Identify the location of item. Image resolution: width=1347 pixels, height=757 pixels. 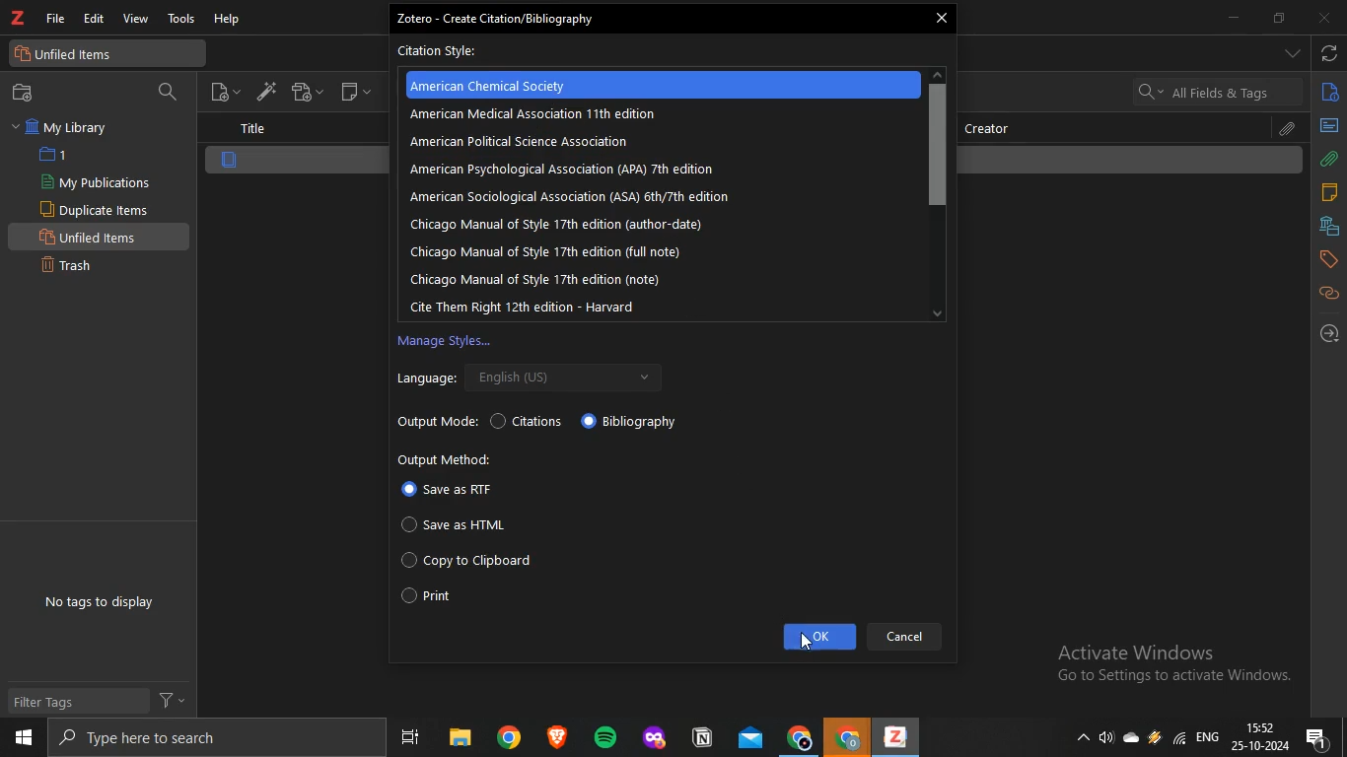
(230, 161).